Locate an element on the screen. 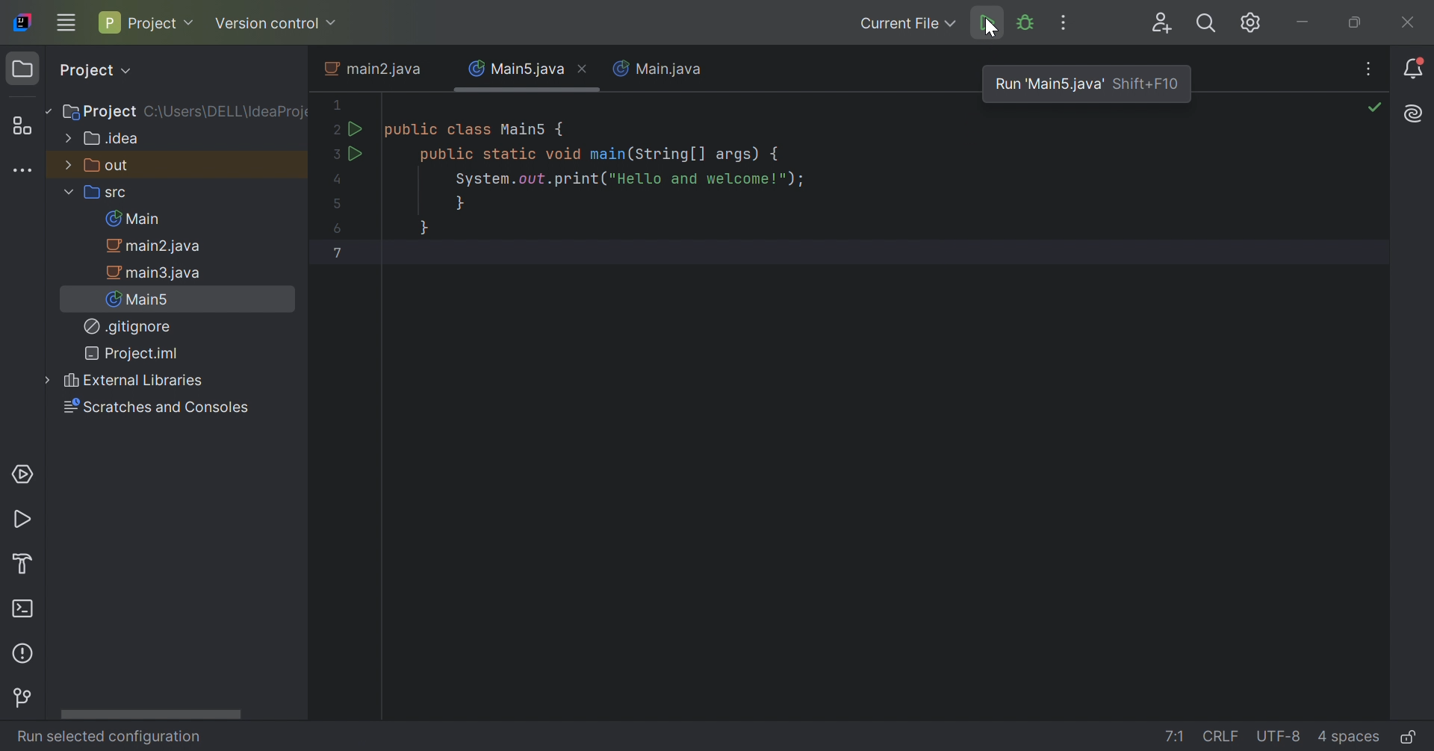 This screenshot has width=1434, height=751. Version Control is located at coordinates (29, 697).